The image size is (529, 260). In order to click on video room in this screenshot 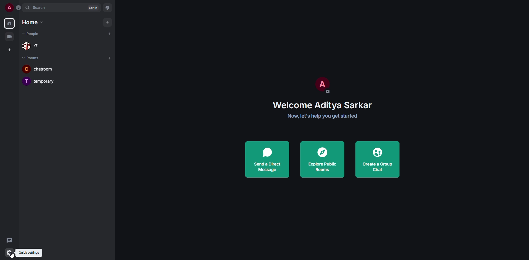, I will do `click(9, 36)`.